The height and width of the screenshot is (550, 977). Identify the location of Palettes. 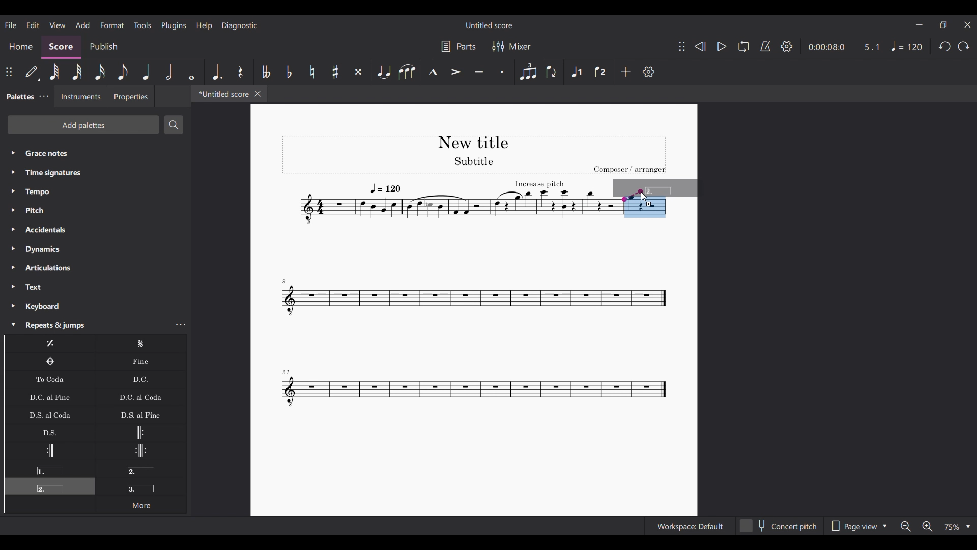
(19, 97).